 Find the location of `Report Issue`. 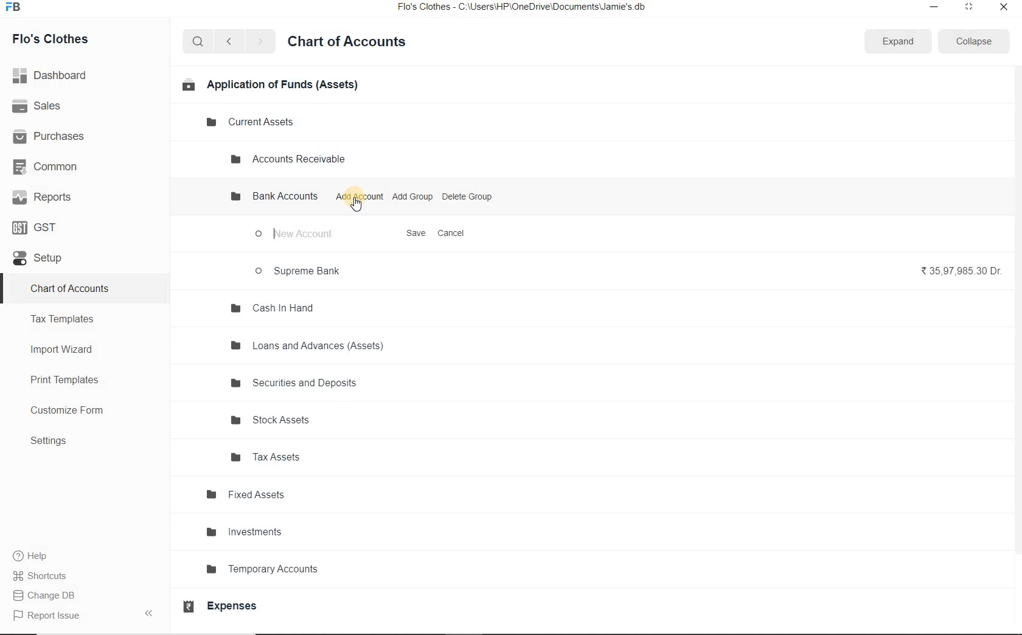

Report Issue is located at coordinates (46, 616).